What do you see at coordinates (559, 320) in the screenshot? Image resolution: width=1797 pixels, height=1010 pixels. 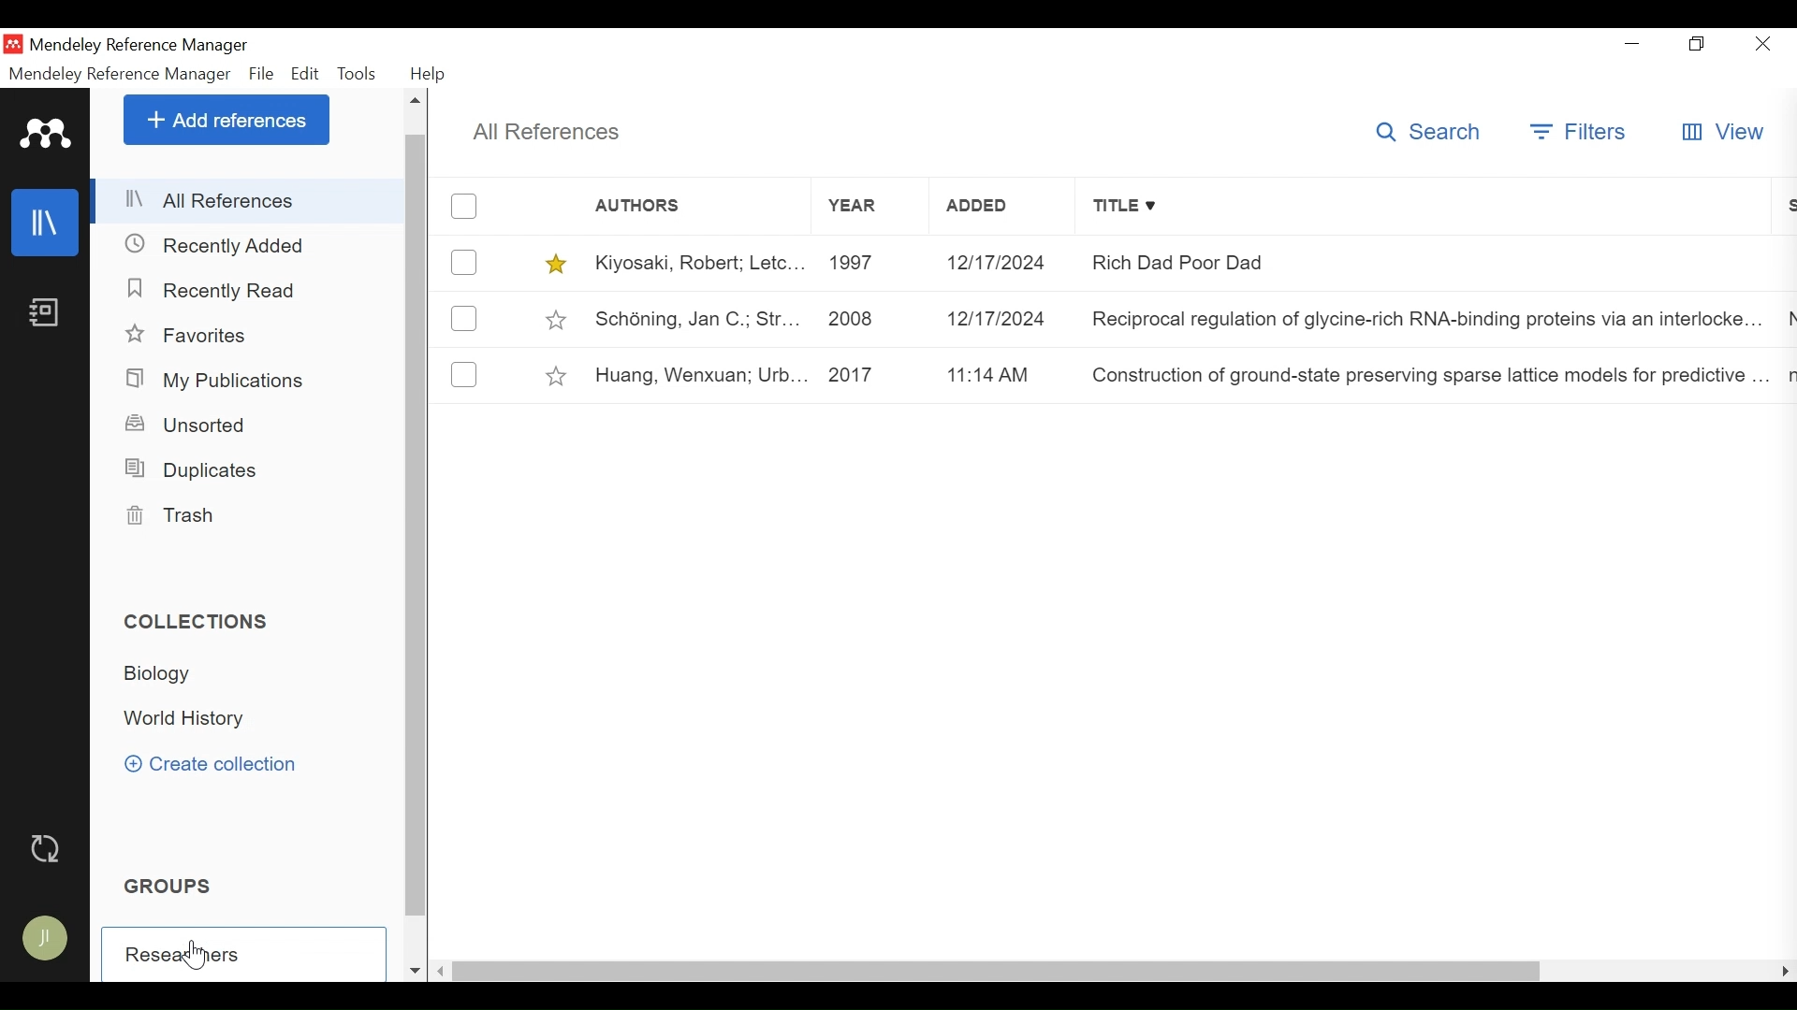 I see `toggle Favorites` at bounding box center [559, 320].